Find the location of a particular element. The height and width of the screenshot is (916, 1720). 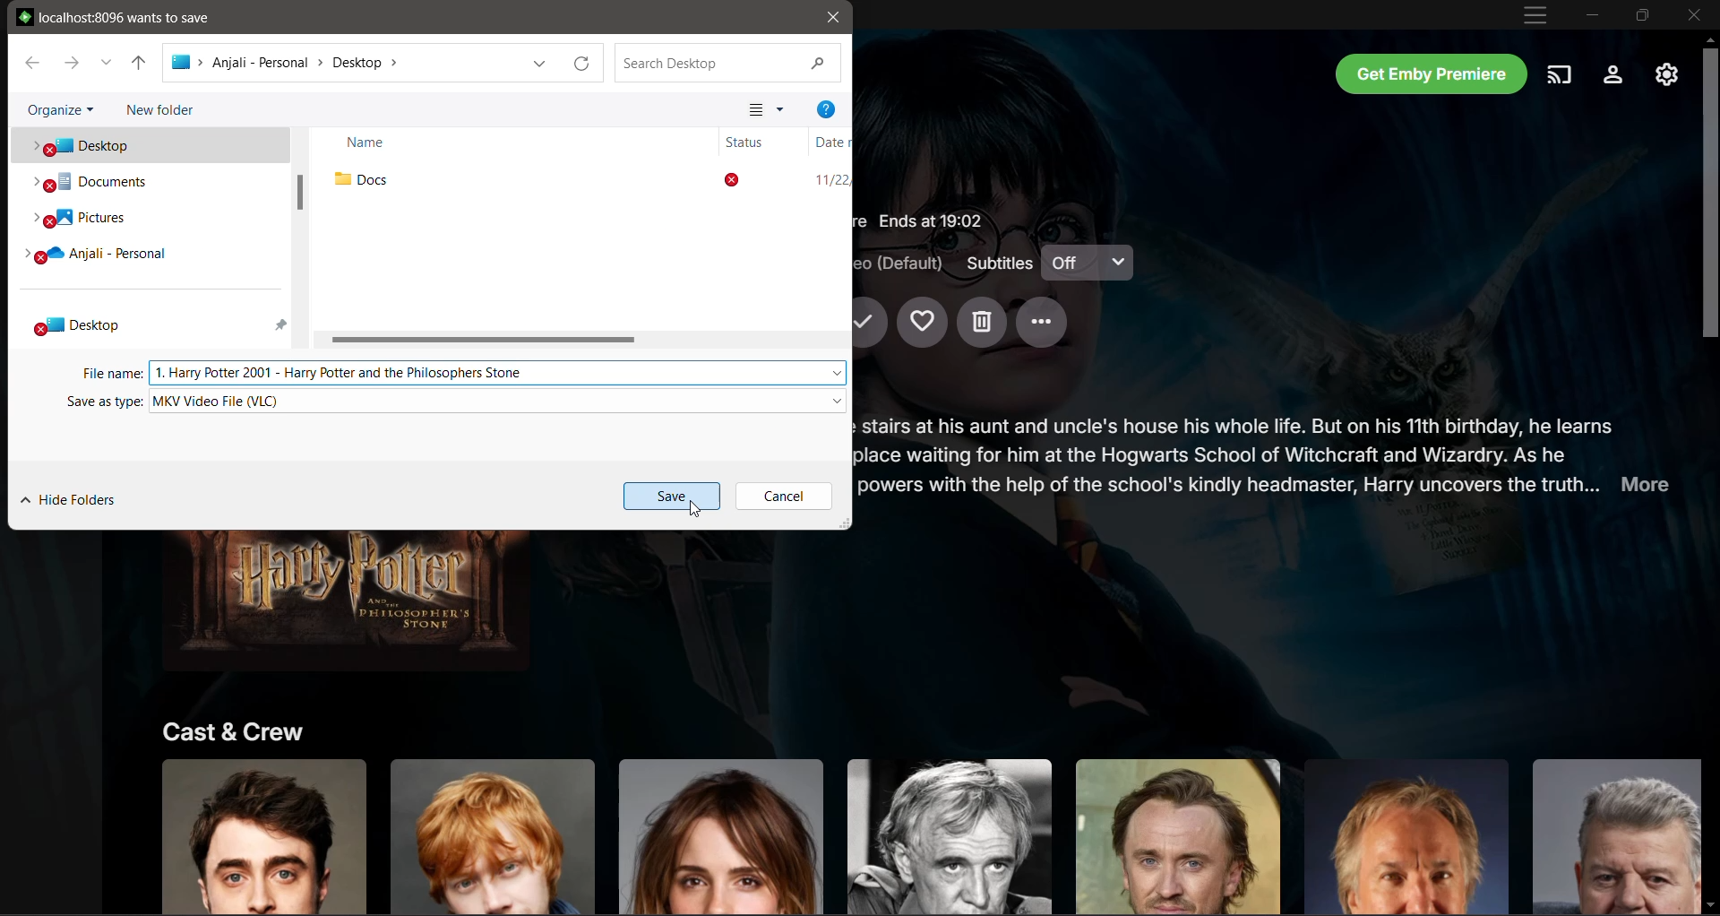

Get Emby Premier is located at coordinates (1432, 73).